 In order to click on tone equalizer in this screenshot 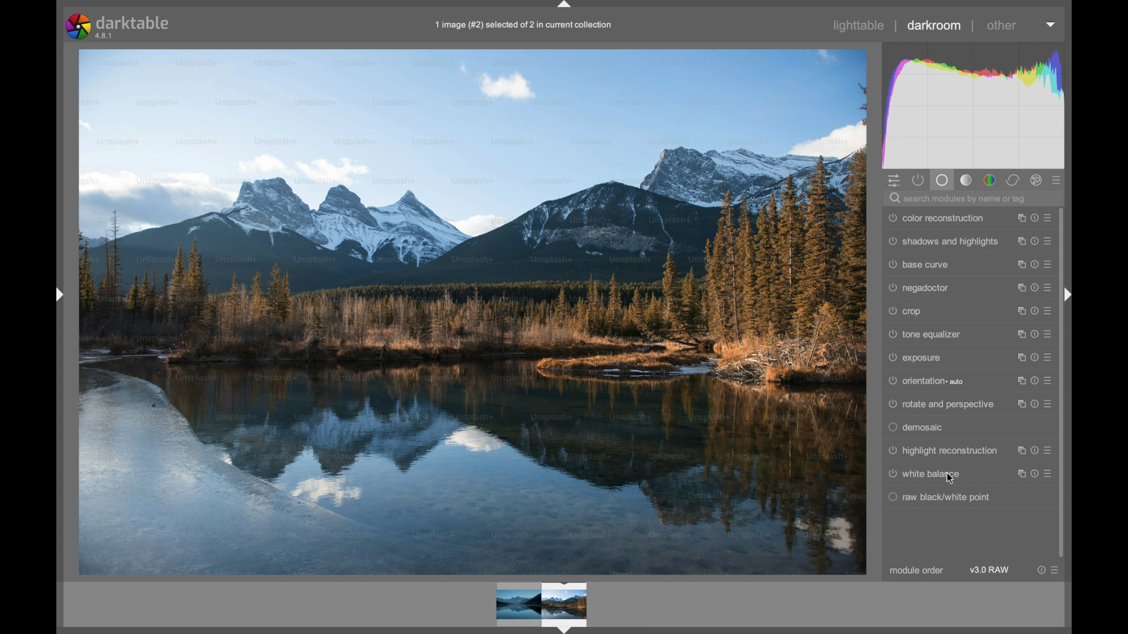, I will do `click(924, 335)`.